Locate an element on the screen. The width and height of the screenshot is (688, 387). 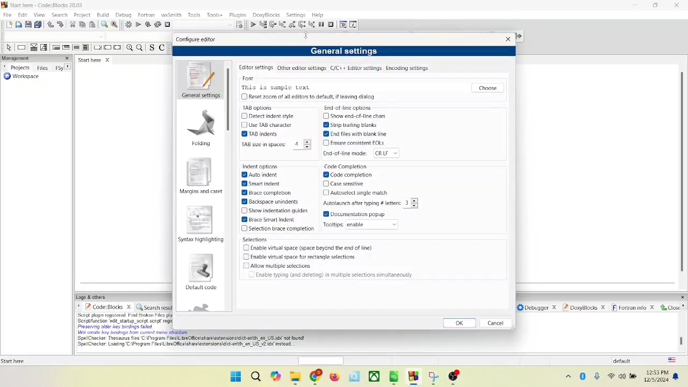
files is located at coordinates (42, 68).